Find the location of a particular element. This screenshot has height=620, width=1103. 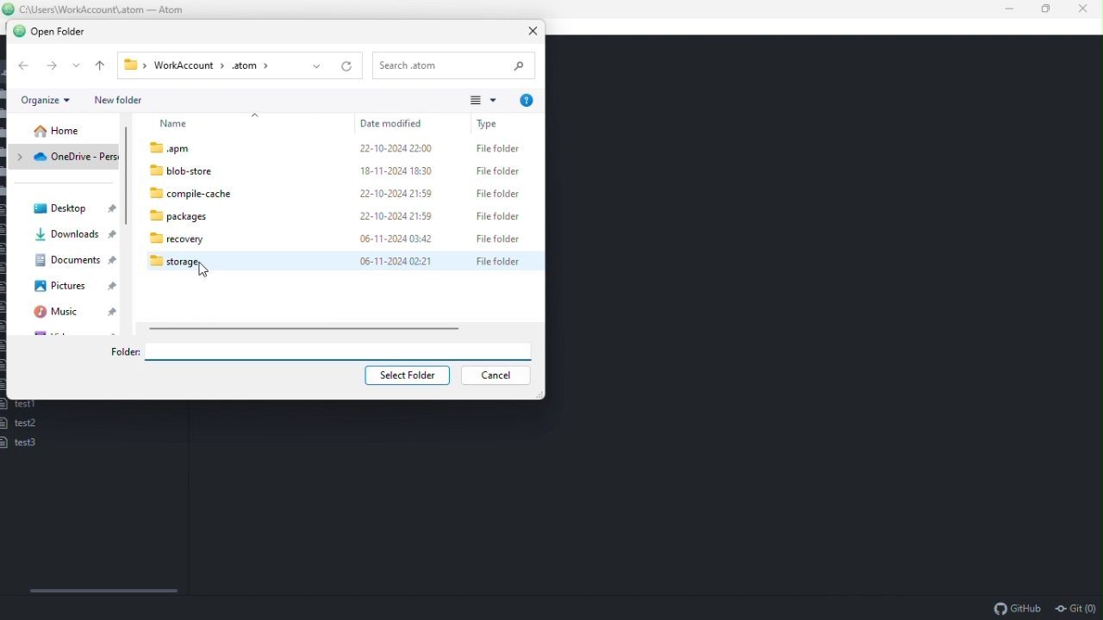

Close is located at coordinates (1085, 8).